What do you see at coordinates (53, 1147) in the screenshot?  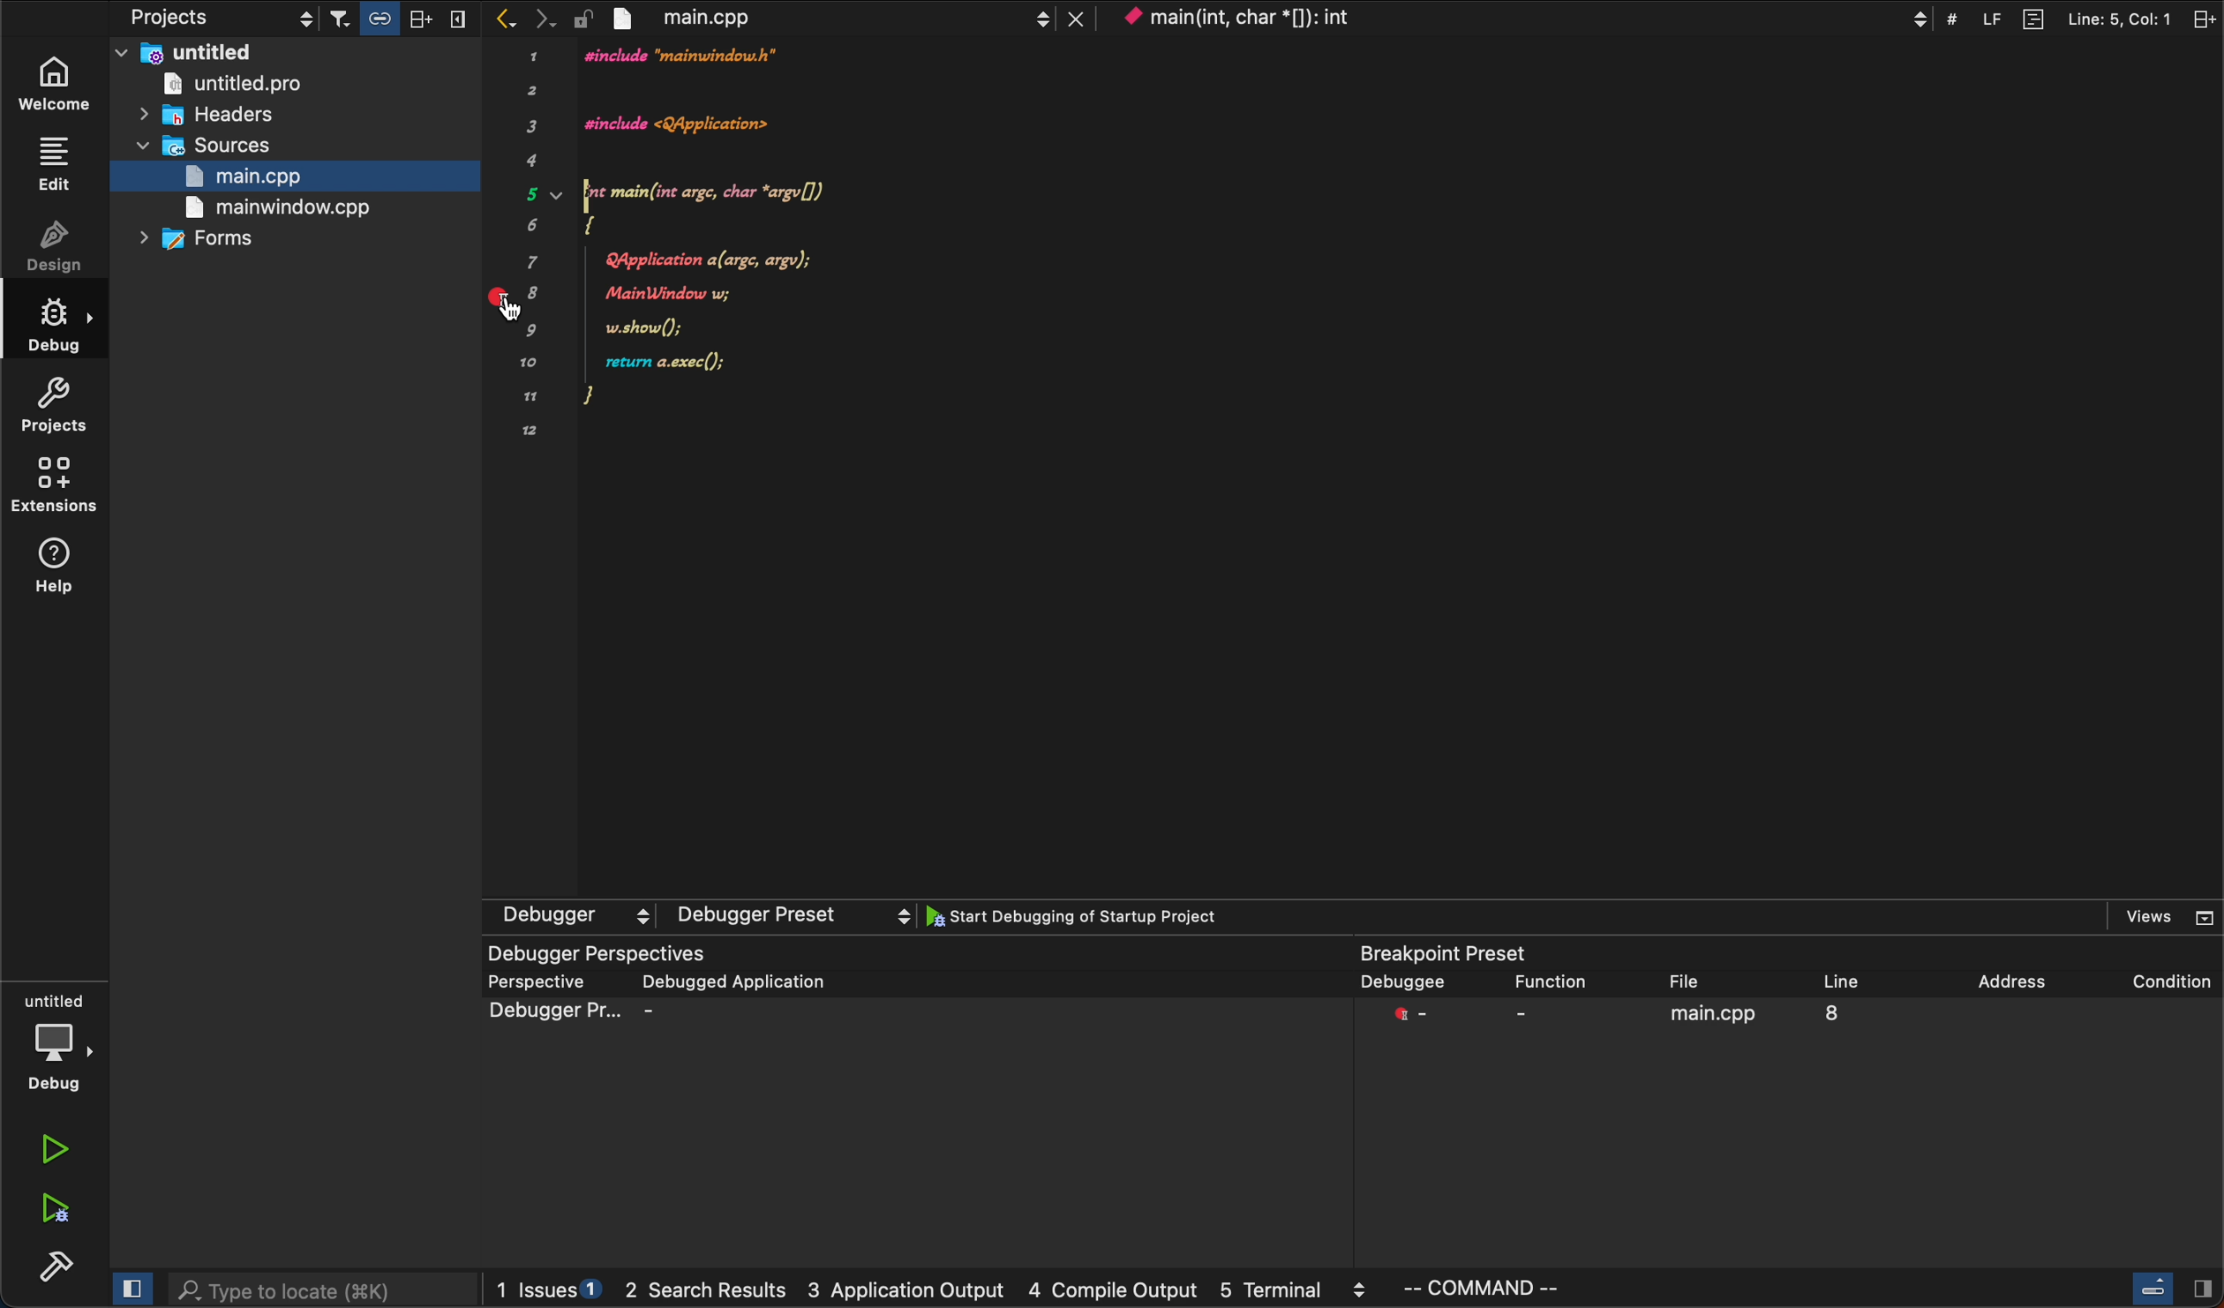 I see `run` at bounding box center [53, 1147].